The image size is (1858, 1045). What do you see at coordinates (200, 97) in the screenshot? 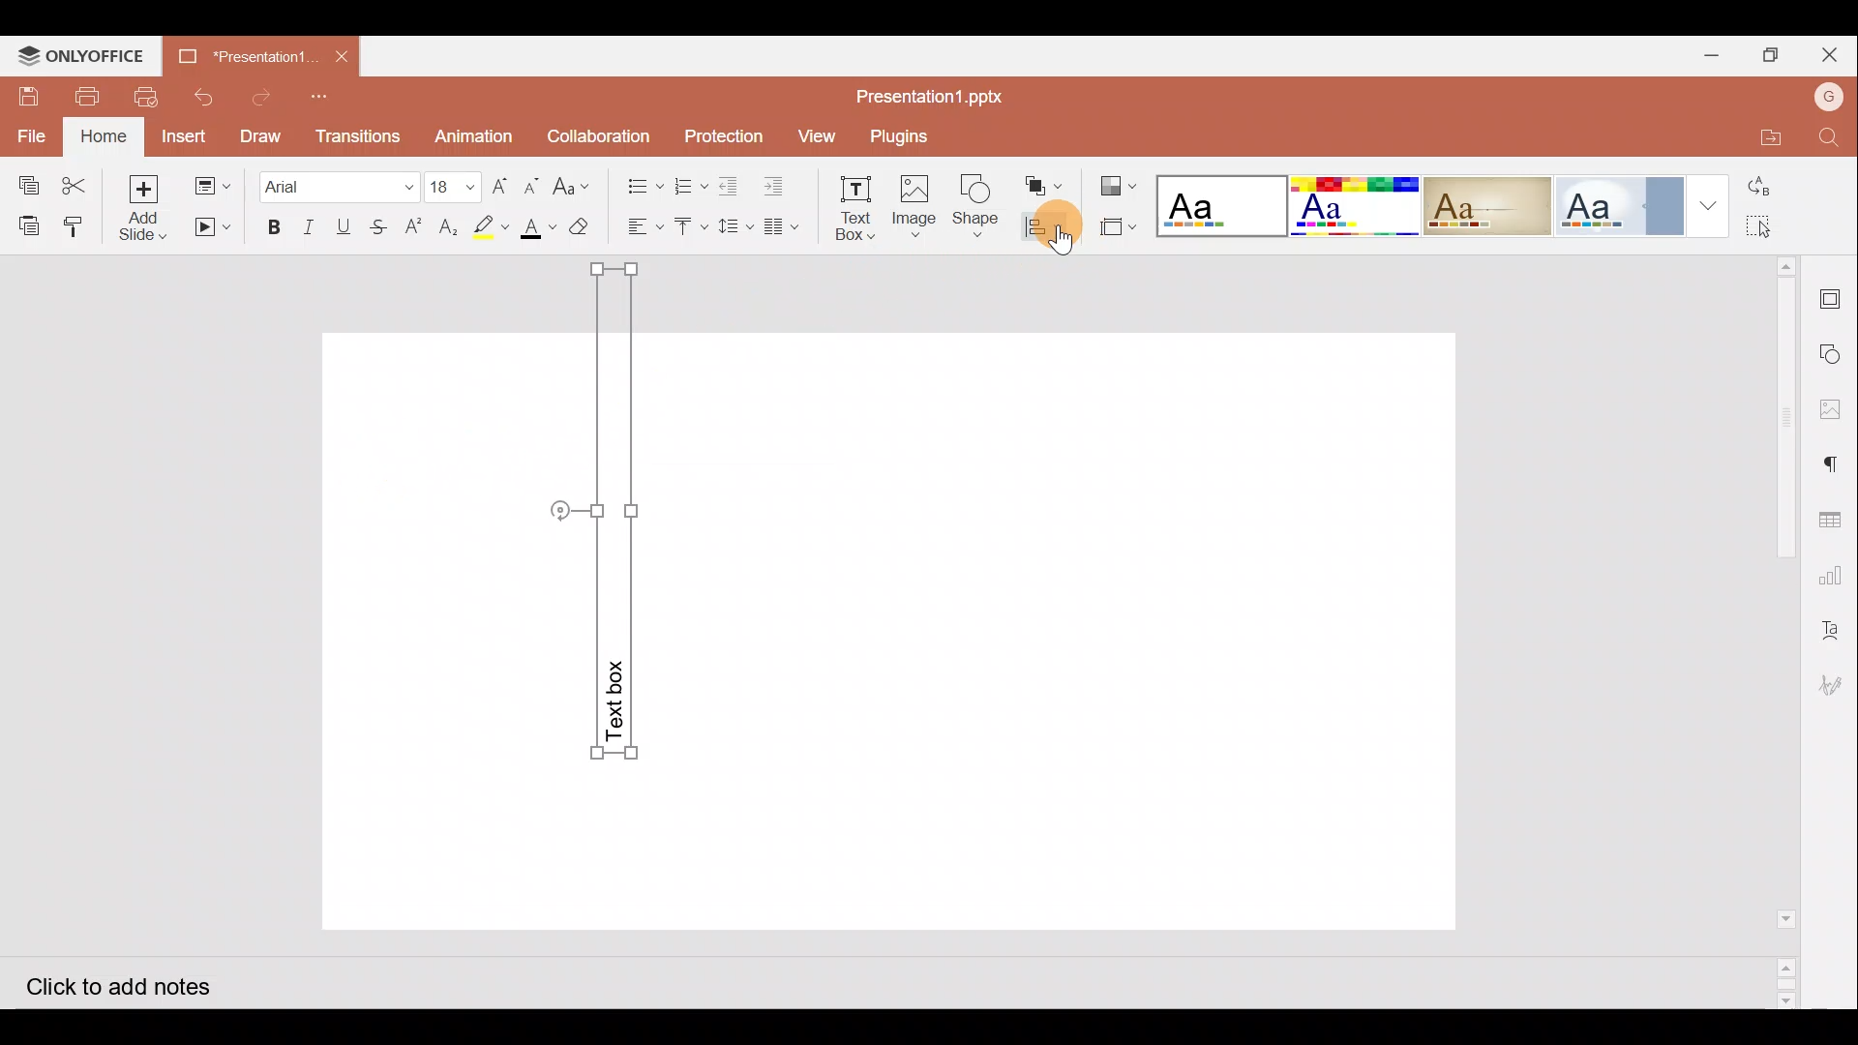
I see `Undo` at bounding box center [200, 97].